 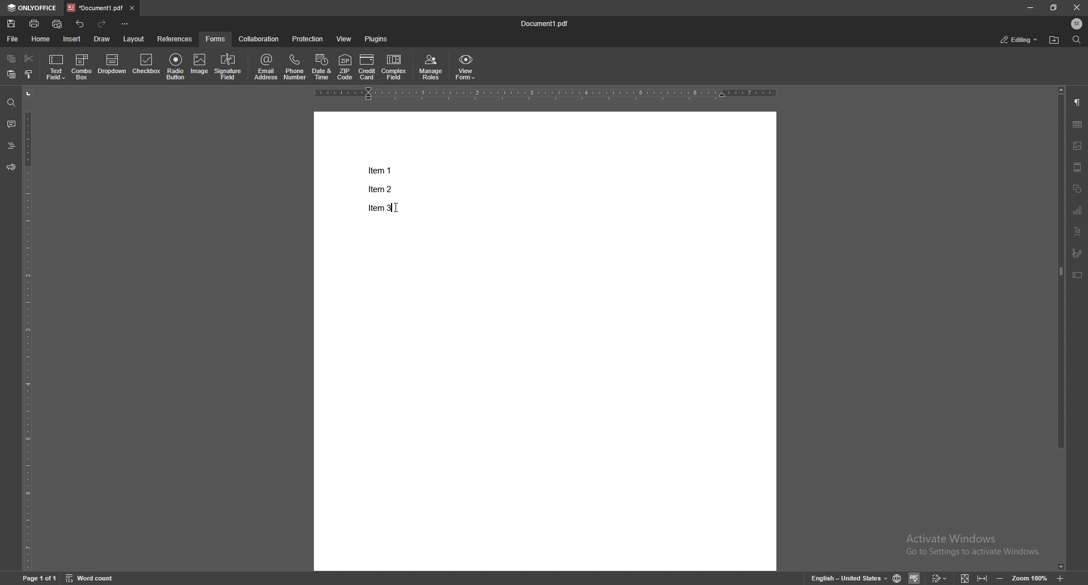 I want to click on redo, so click(x=102, y=24).